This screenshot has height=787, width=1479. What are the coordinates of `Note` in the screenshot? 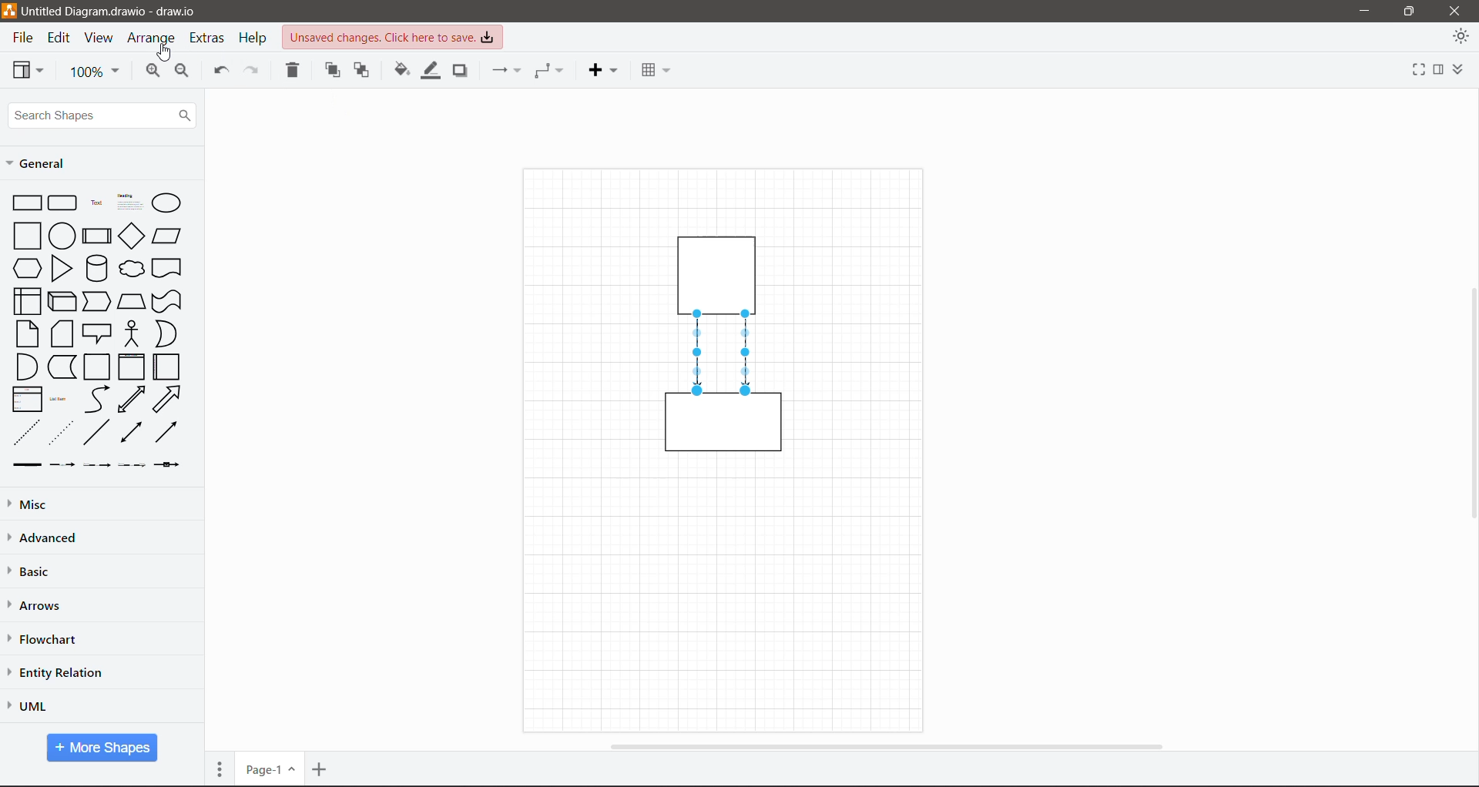 It's located at (27, 333).